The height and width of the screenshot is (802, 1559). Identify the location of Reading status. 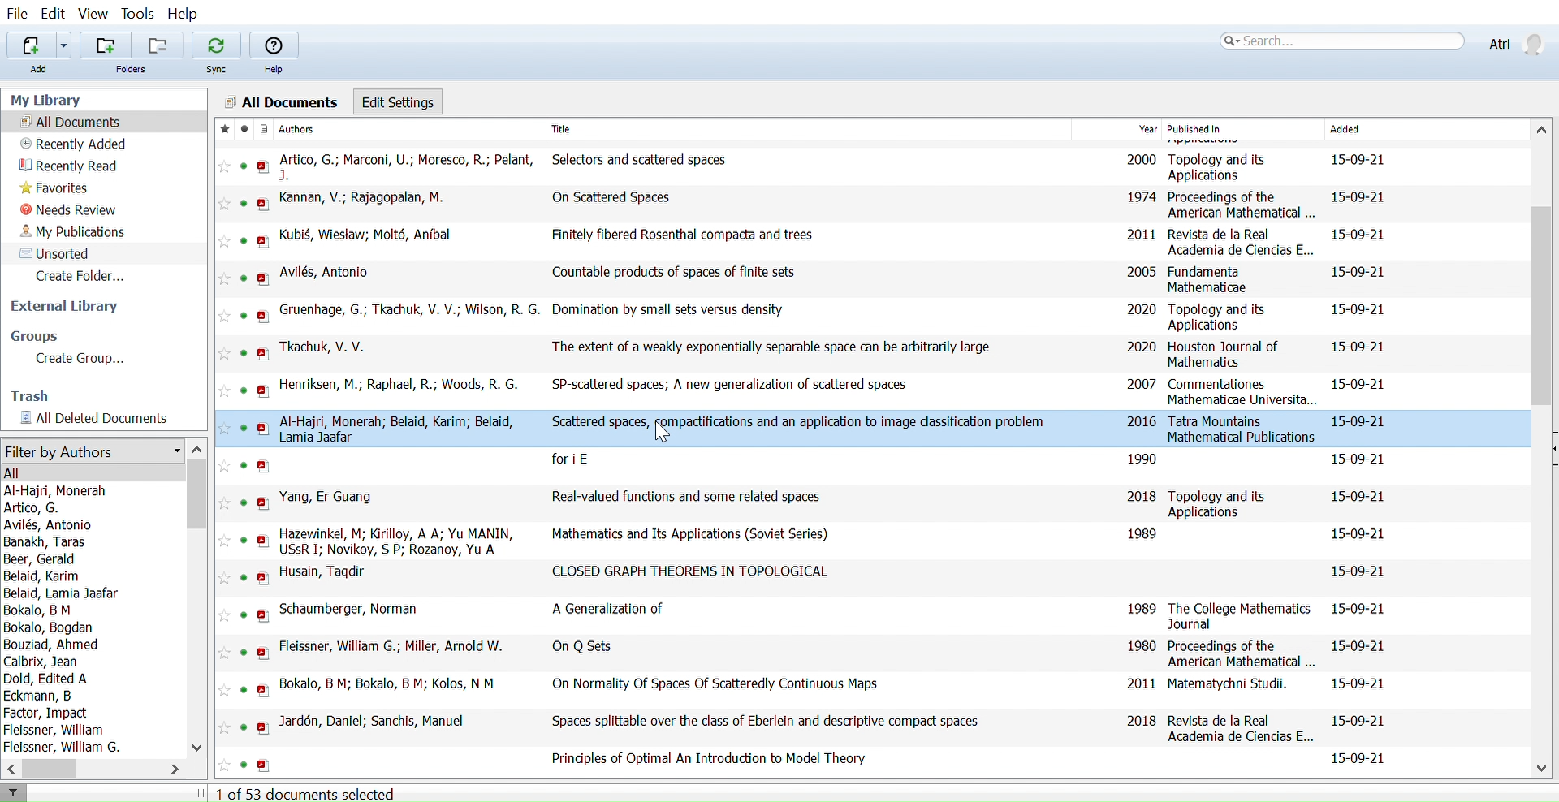
(241, 317).